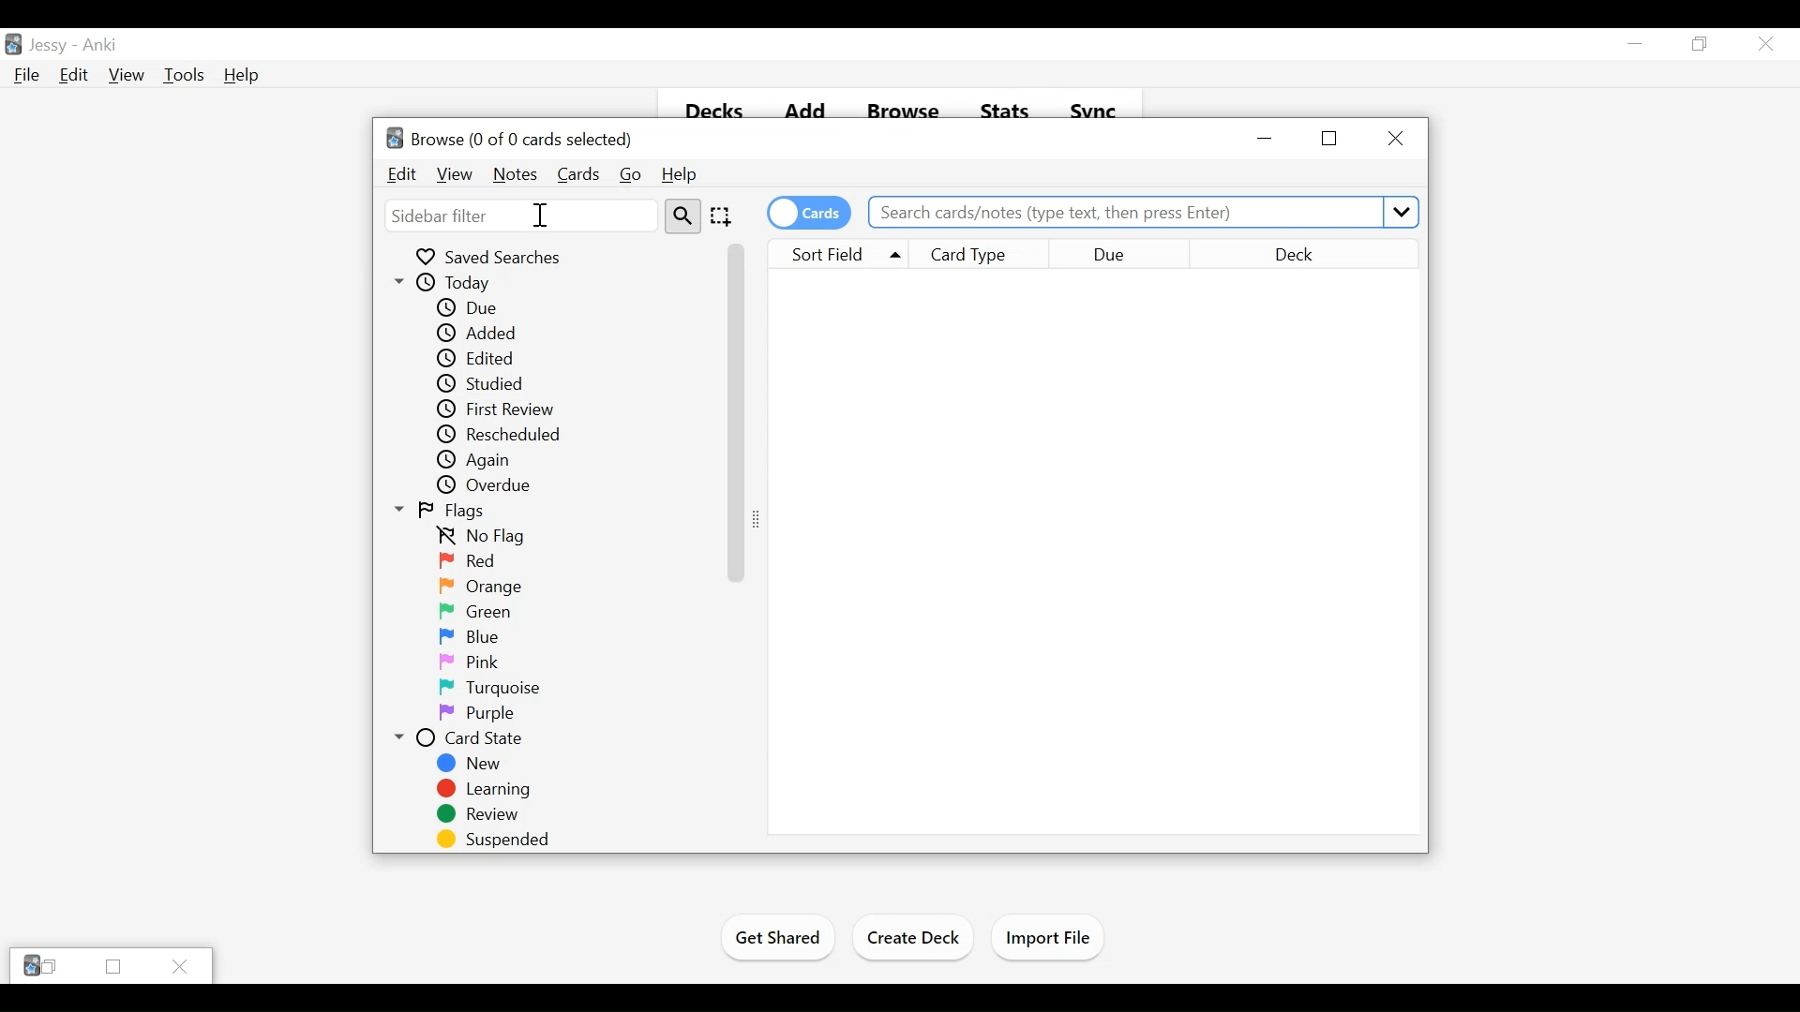 The height and width of the screenshot is (1012, 1800). I want to click on Edit, so click(403, 175).